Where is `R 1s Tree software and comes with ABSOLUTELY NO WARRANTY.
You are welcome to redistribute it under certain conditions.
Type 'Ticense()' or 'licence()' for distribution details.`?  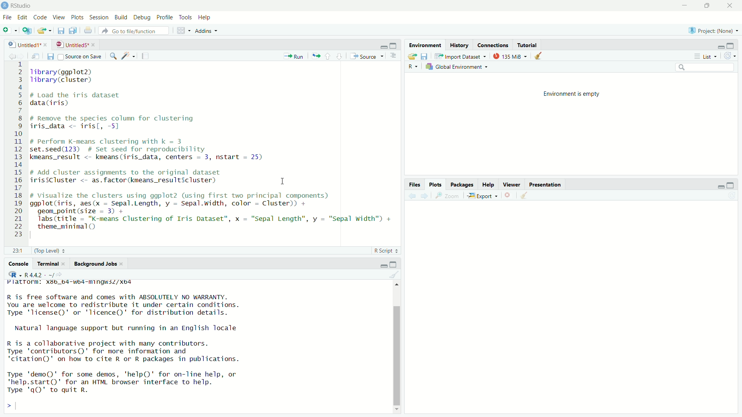
R 1s Tree software and comes with ABSOLUTELY NO WARRANTY.
You are welcome to redistribute it under certain conditions.
Type 'Ticense()' or 'licence()' for distribution details. is located at coordinates (167, 304).